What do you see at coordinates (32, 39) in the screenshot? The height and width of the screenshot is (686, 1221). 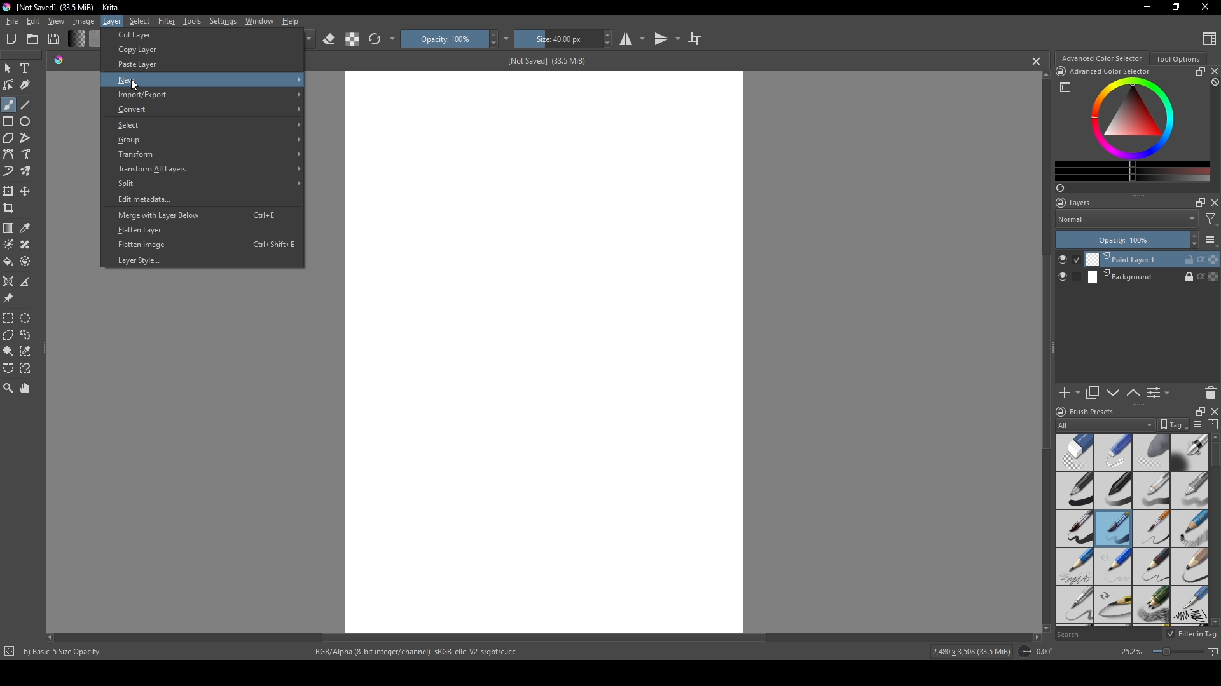 I see `folder` at bounding box center [32, 39].